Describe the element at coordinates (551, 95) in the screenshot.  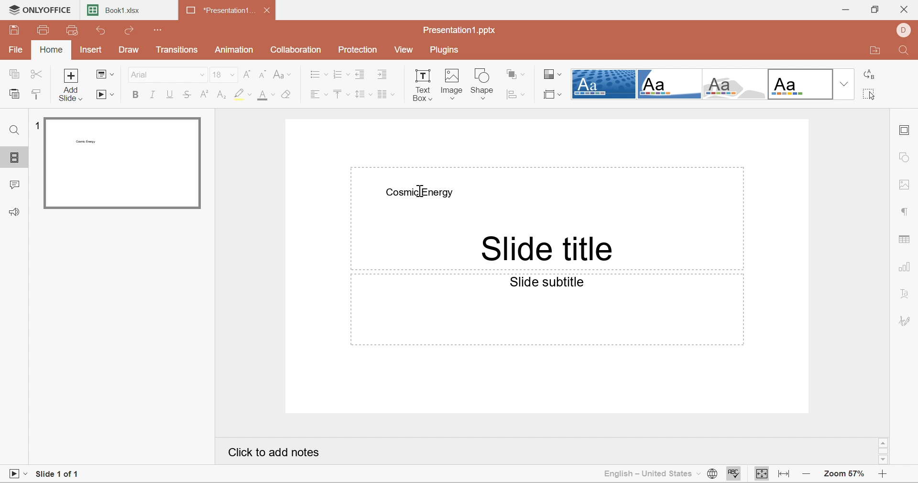
I see `Select slide size` at that location.